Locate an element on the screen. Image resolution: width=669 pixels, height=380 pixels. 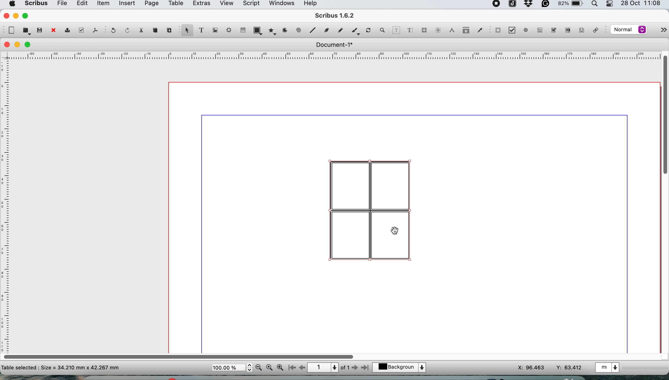
link text frames is located at coordinates (424, 31).